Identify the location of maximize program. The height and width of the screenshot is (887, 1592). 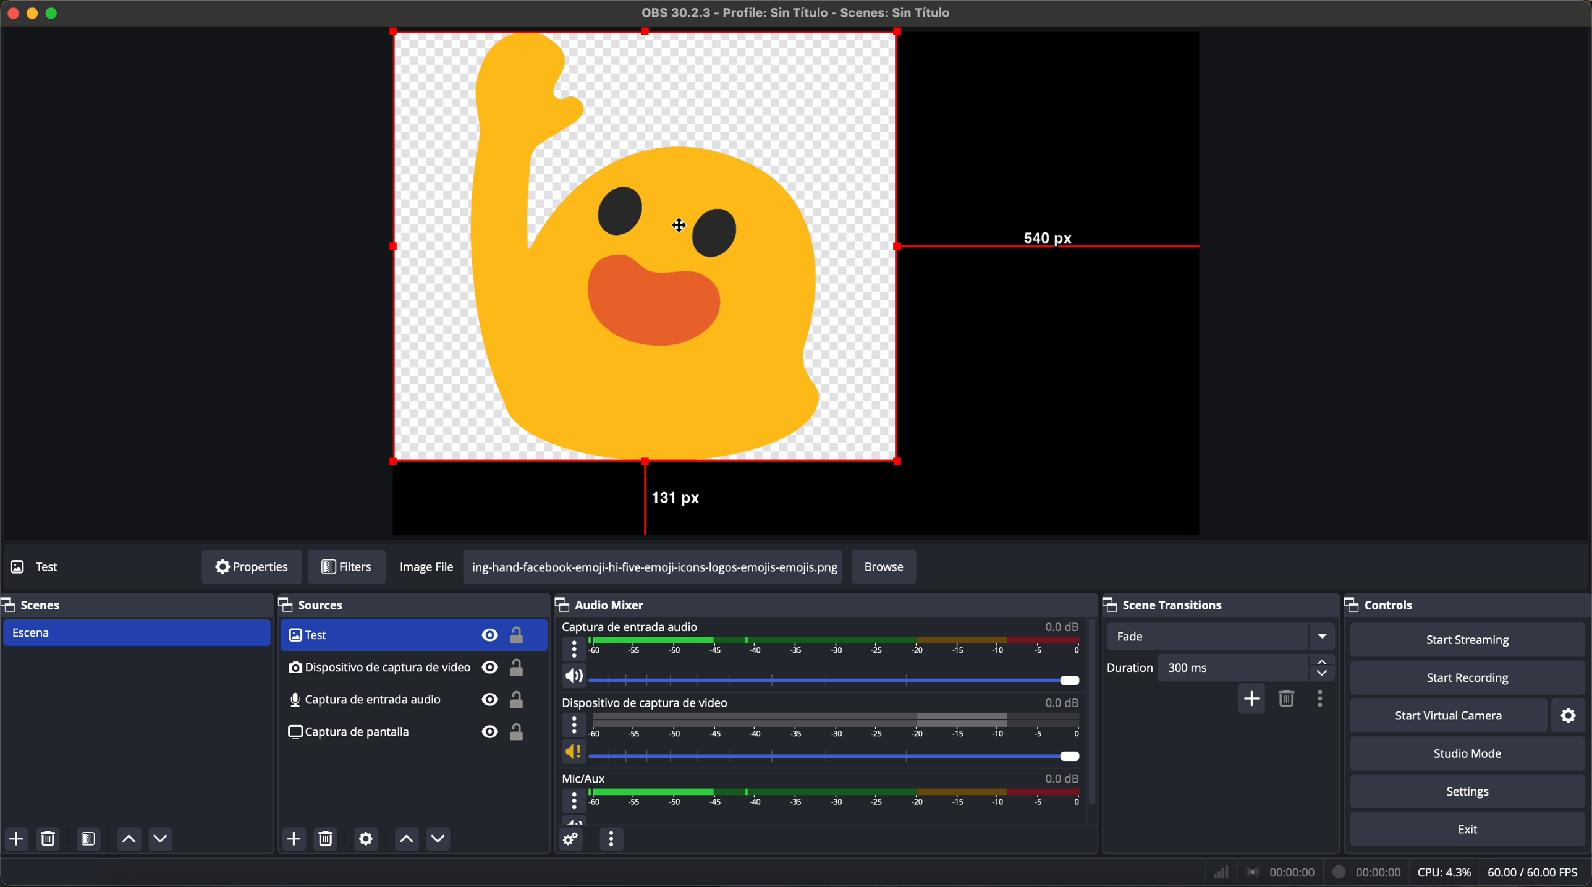
(54, 12).